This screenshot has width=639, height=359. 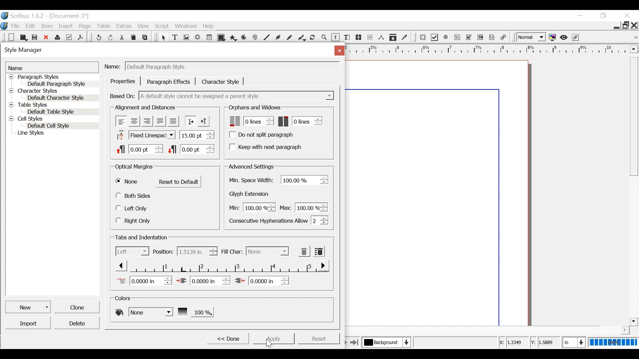 I want to click on Character Styles, so click(x=53, y=91).